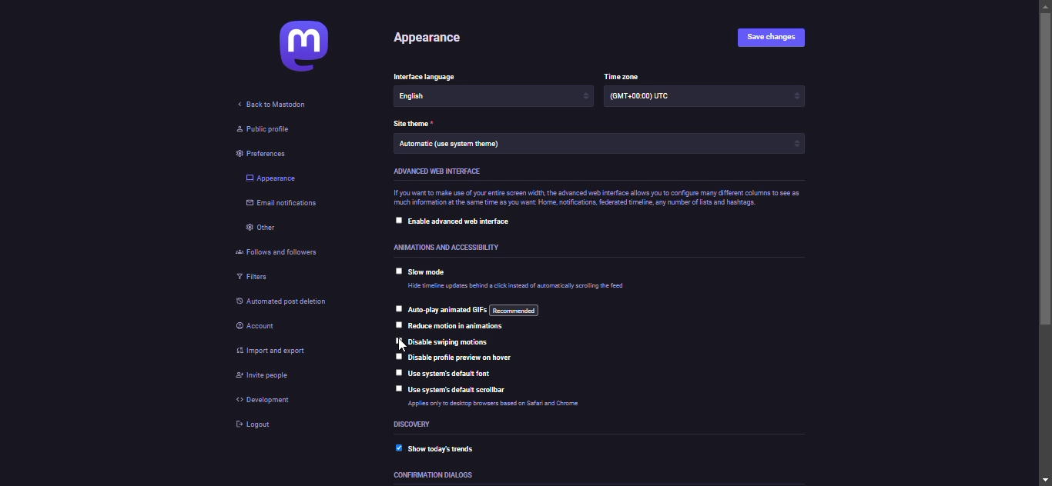 The height and width of the screenshot is (486, 1052). What do you see at coordinates (462, 357) in the screenshot?
I see `disable profile preview on hover` at bounding box center [462, 357].